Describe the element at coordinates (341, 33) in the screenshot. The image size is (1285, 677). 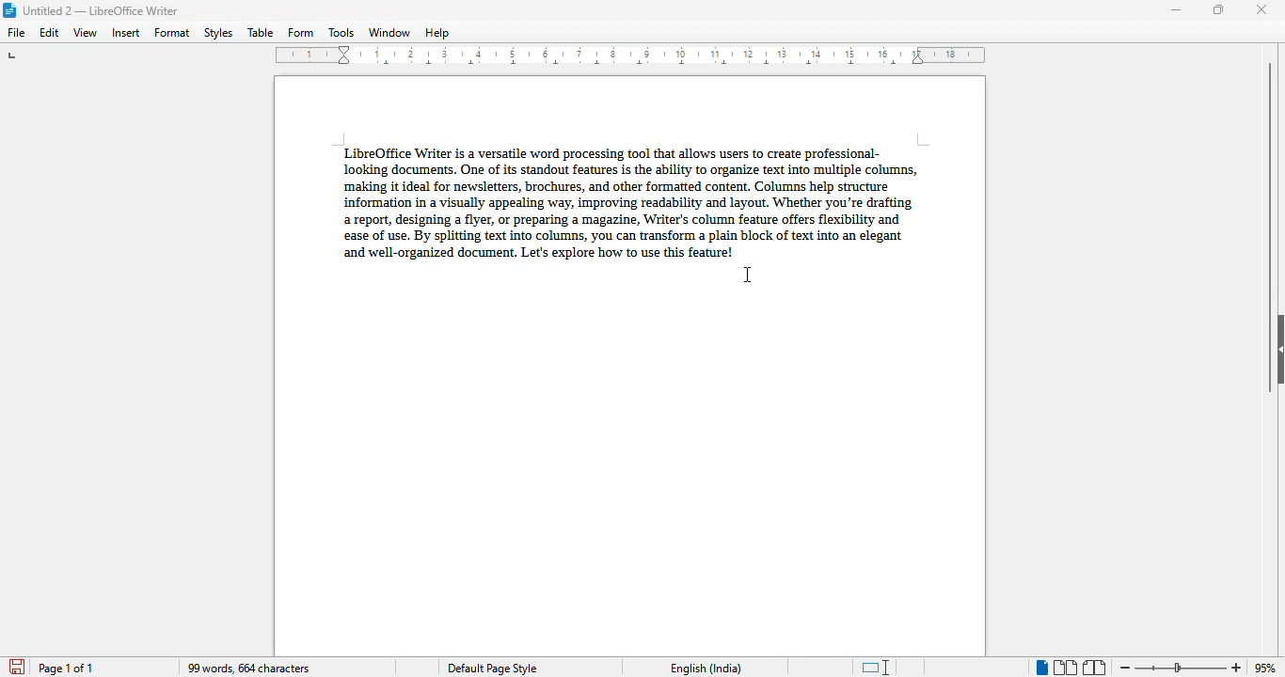
I see `tools` at that location.